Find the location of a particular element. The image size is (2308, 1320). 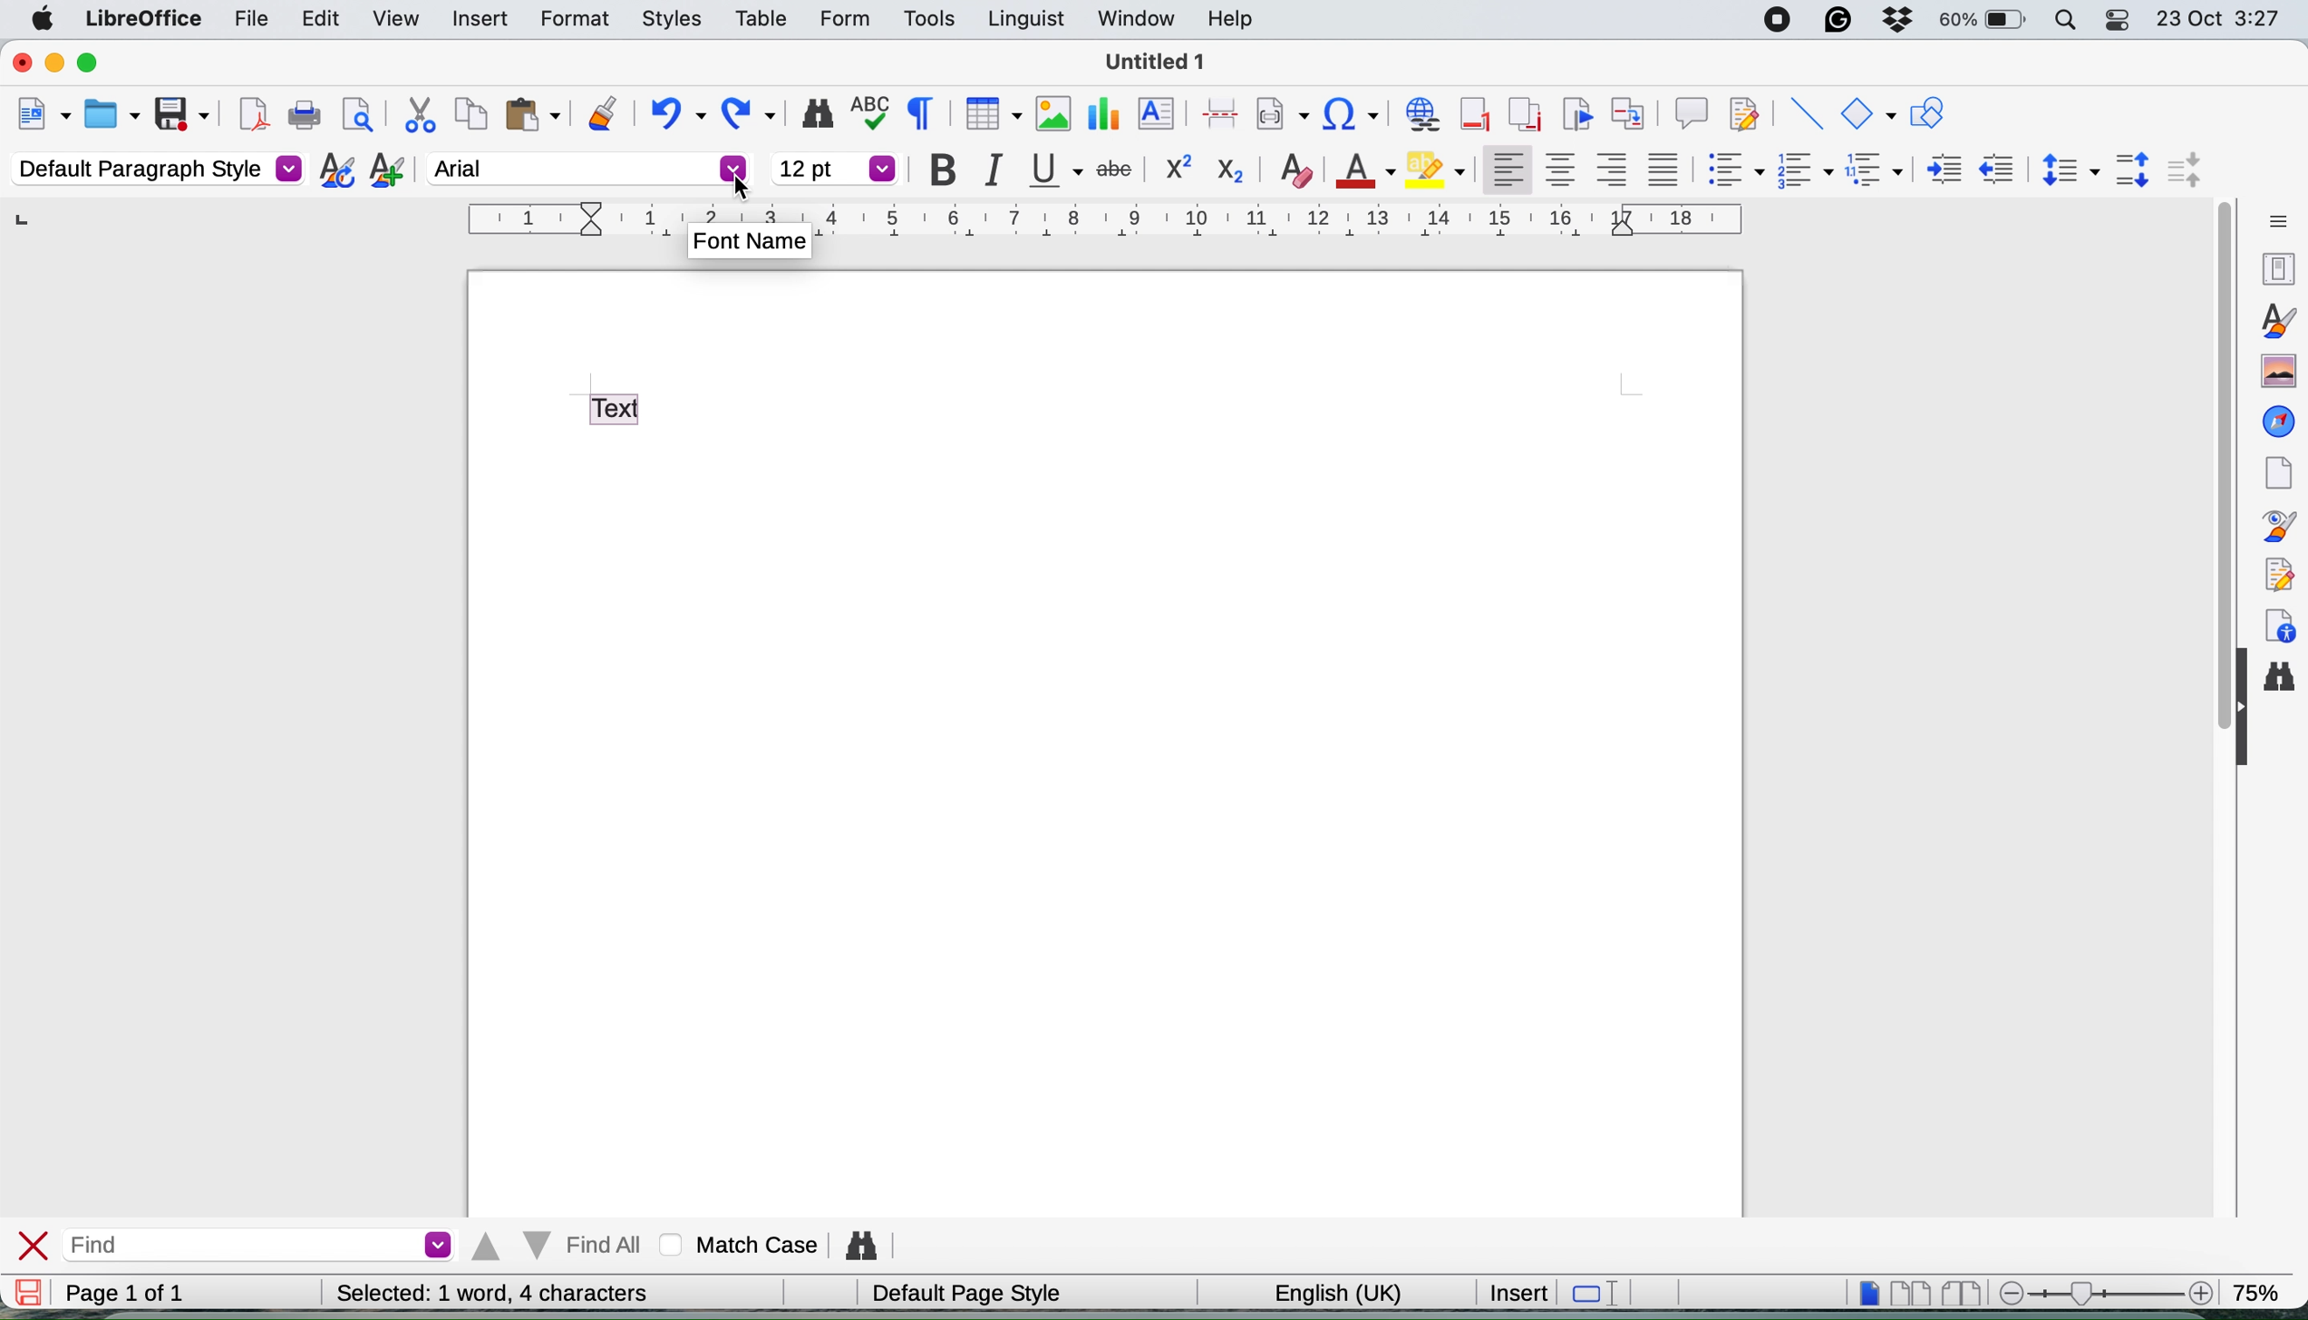

insert field is located at coordinates (1285, 112).